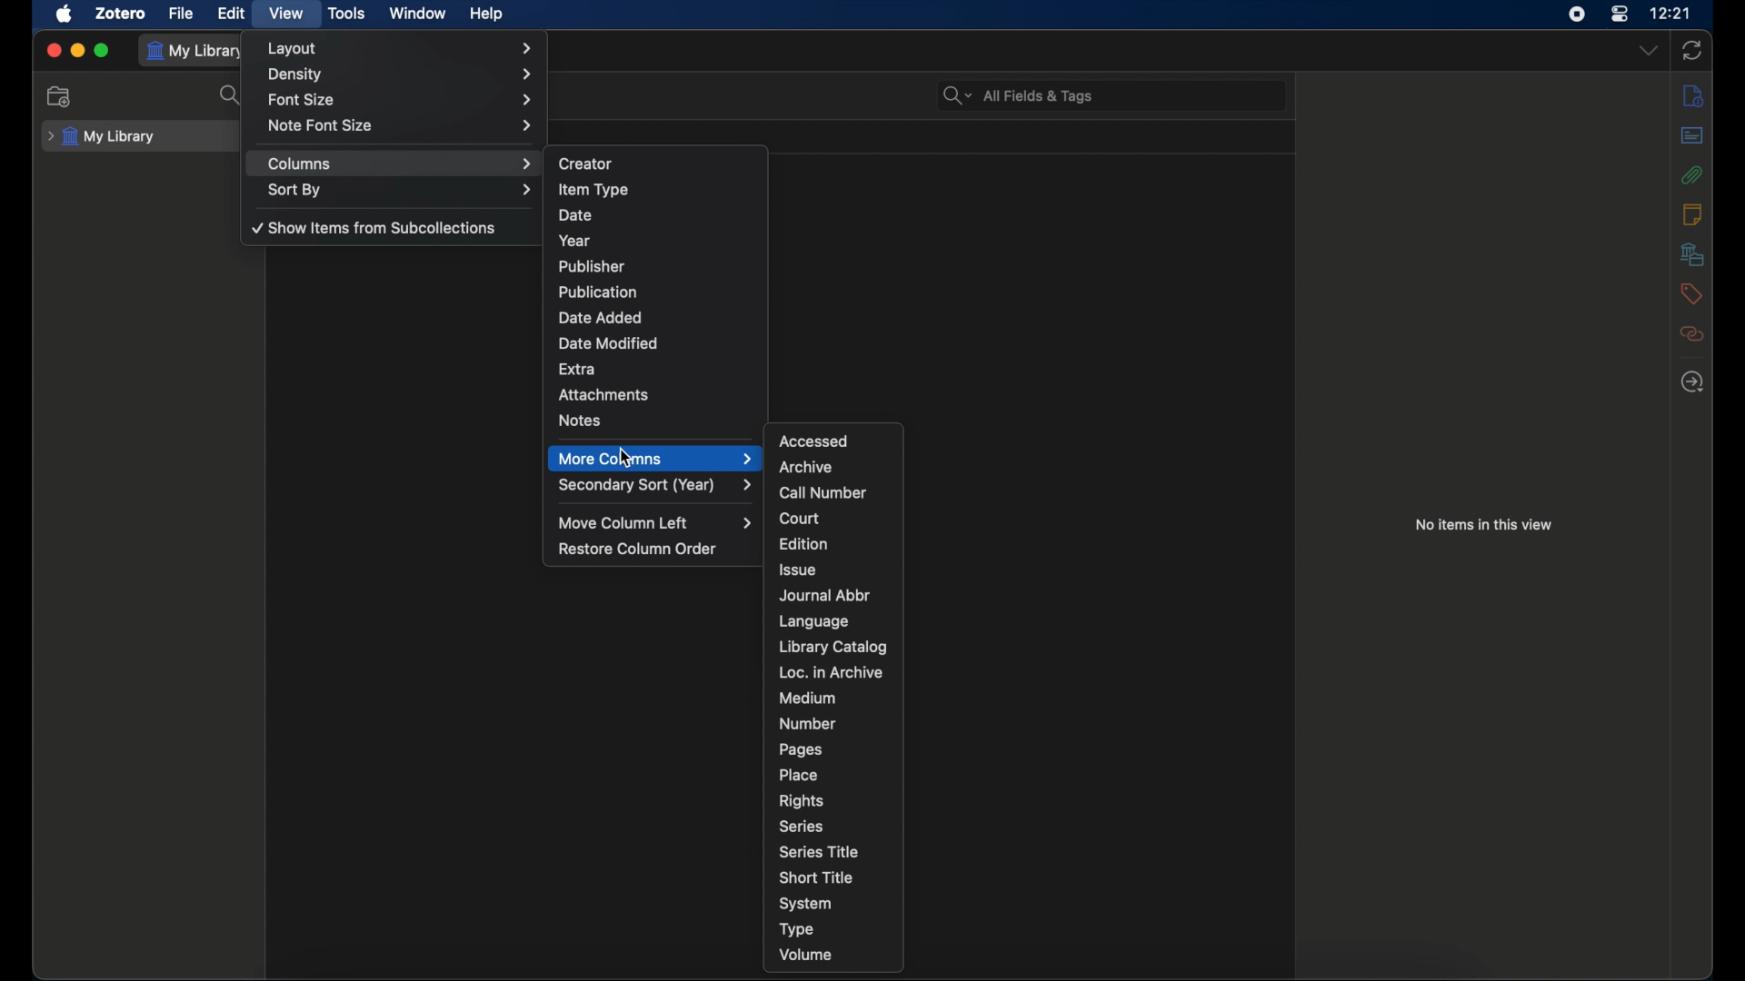  What do you see at coordinates (1482, 525) in the screenshot?
I see `no items in this view` at bounding box center [1482, 525].